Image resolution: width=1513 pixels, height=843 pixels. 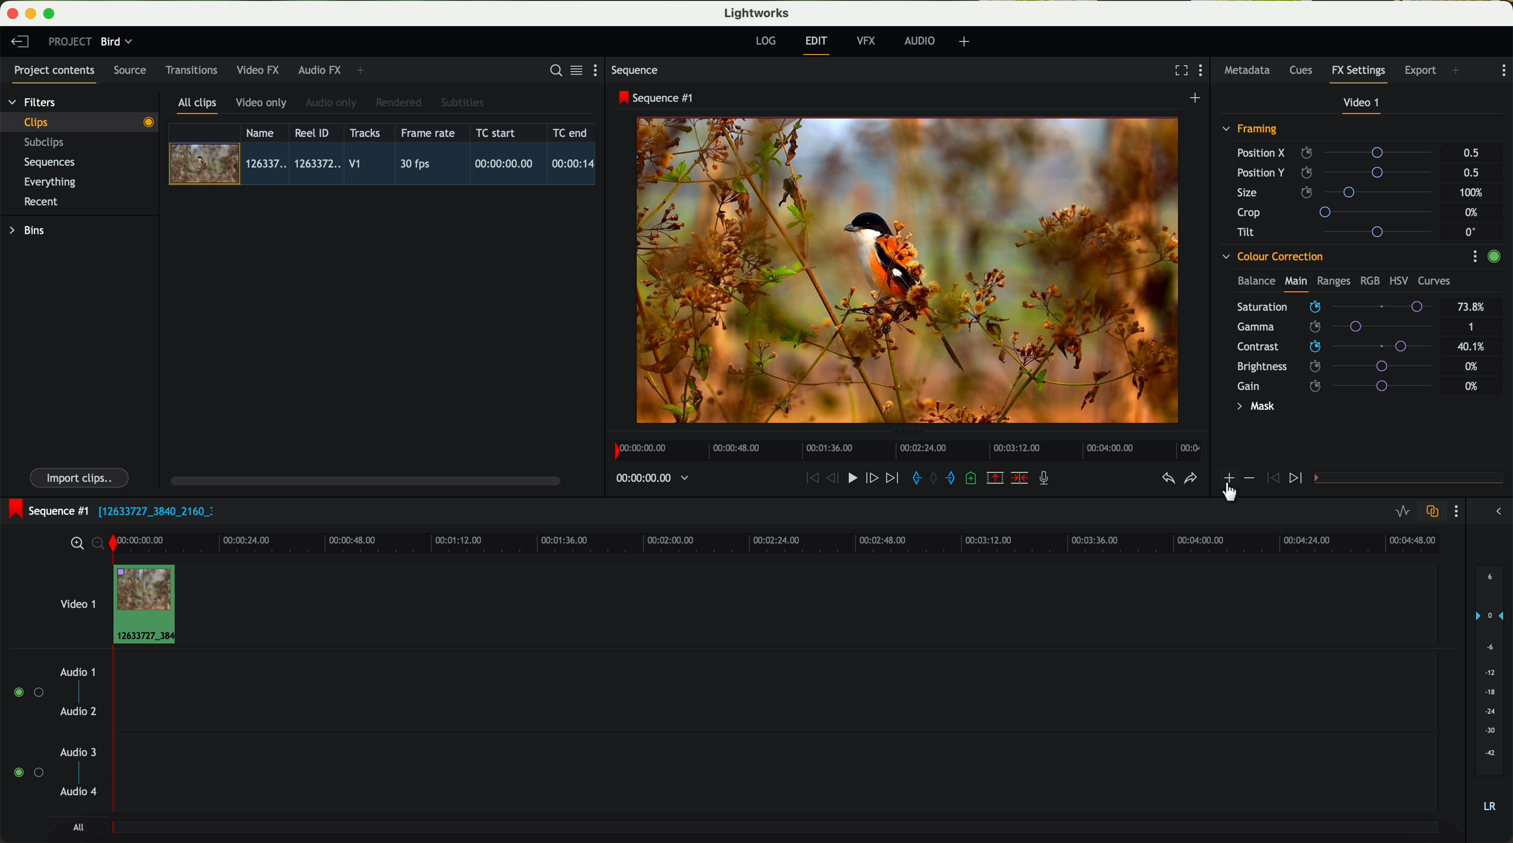 I want to click on sequence, so click(x=635, y=70).